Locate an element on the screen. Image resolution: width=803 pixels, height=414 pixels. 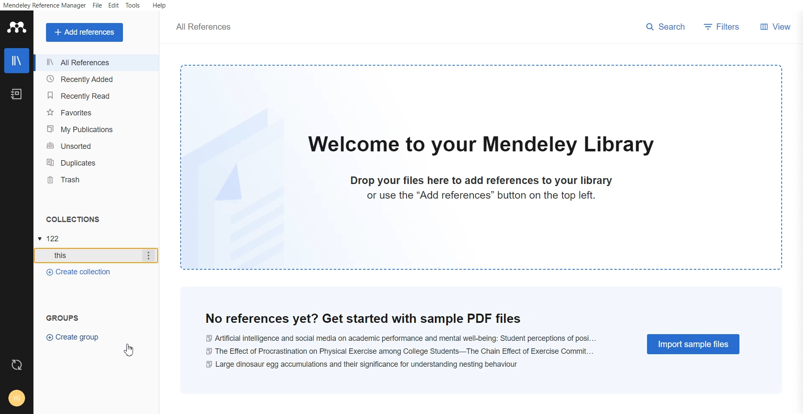
the effect of procrastination on physical exercise among college students-- the chain effect of excercise commit... is located at coordinates (401, 350).